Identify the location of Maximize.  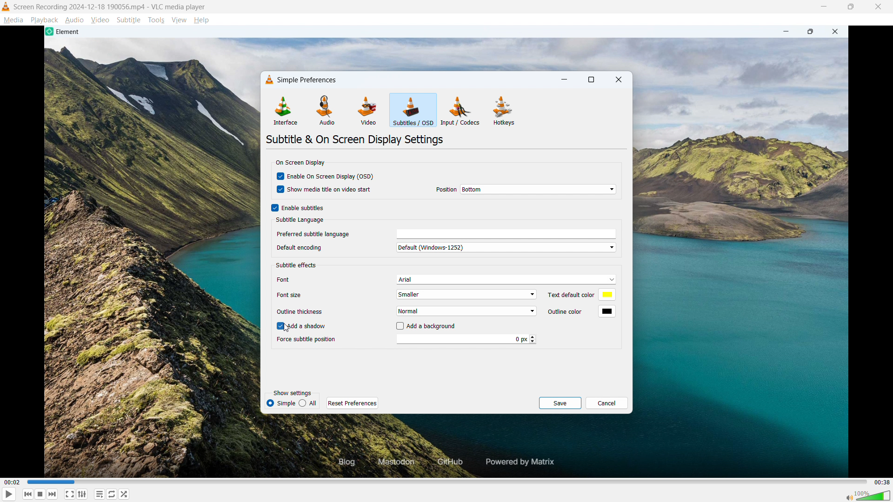
(811, 32).